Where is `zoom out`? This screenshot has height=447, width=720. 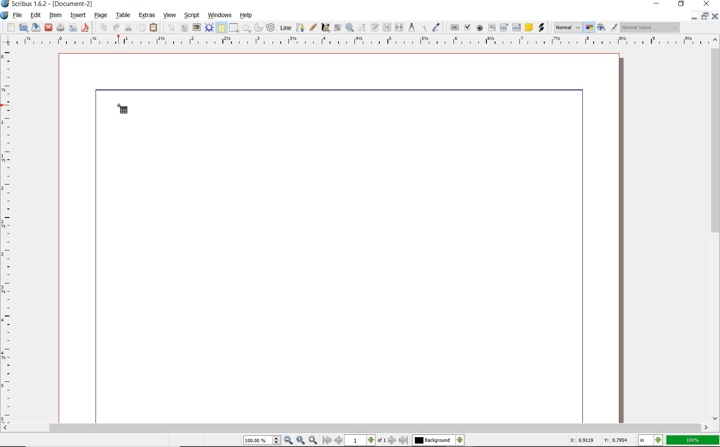
zoom out is located at coordinates (289, 441).